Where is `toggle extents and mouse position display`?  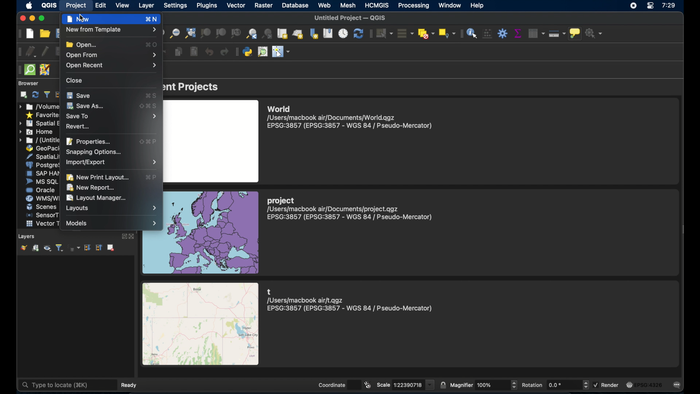 toggle extents and mouse position display is located at coordinates (368, 384).